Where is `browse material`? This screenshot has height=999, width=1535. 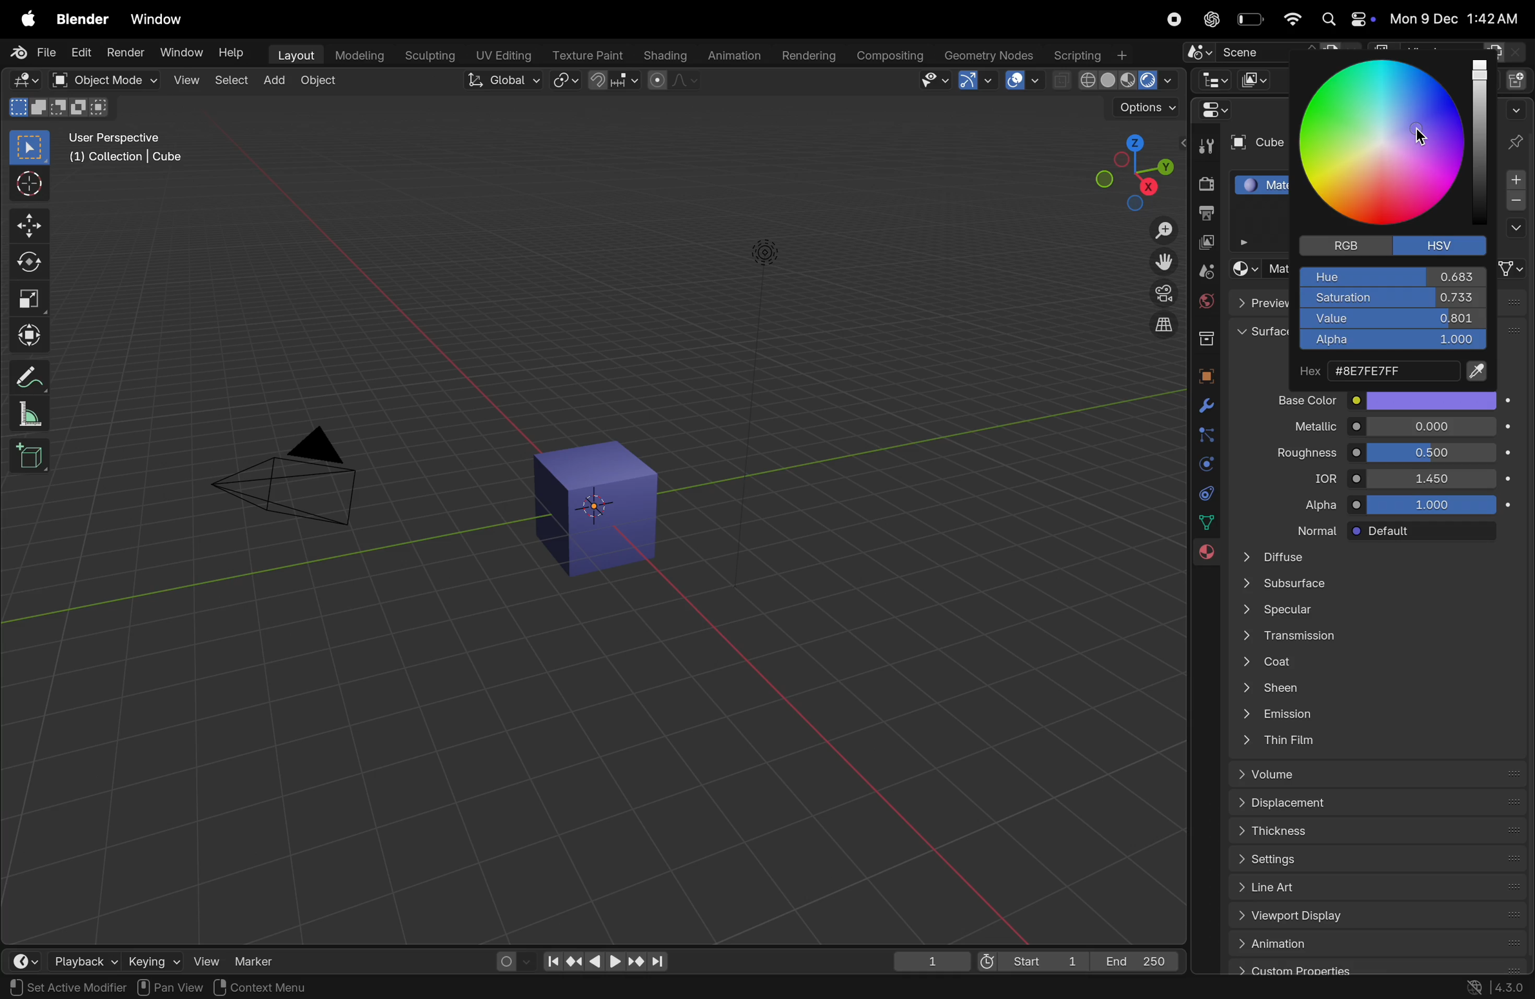
browse material is located at coordinates (1243, 269).